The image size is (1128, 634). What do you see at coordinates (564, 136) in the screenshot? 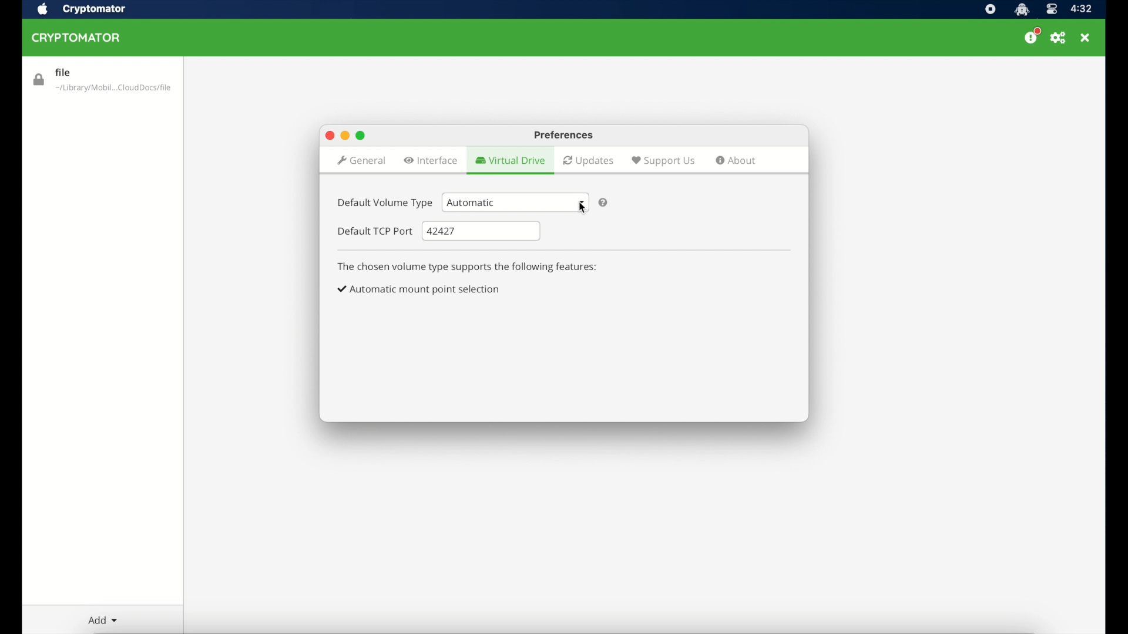
I see `preferences` at bounding box center [564, 136].